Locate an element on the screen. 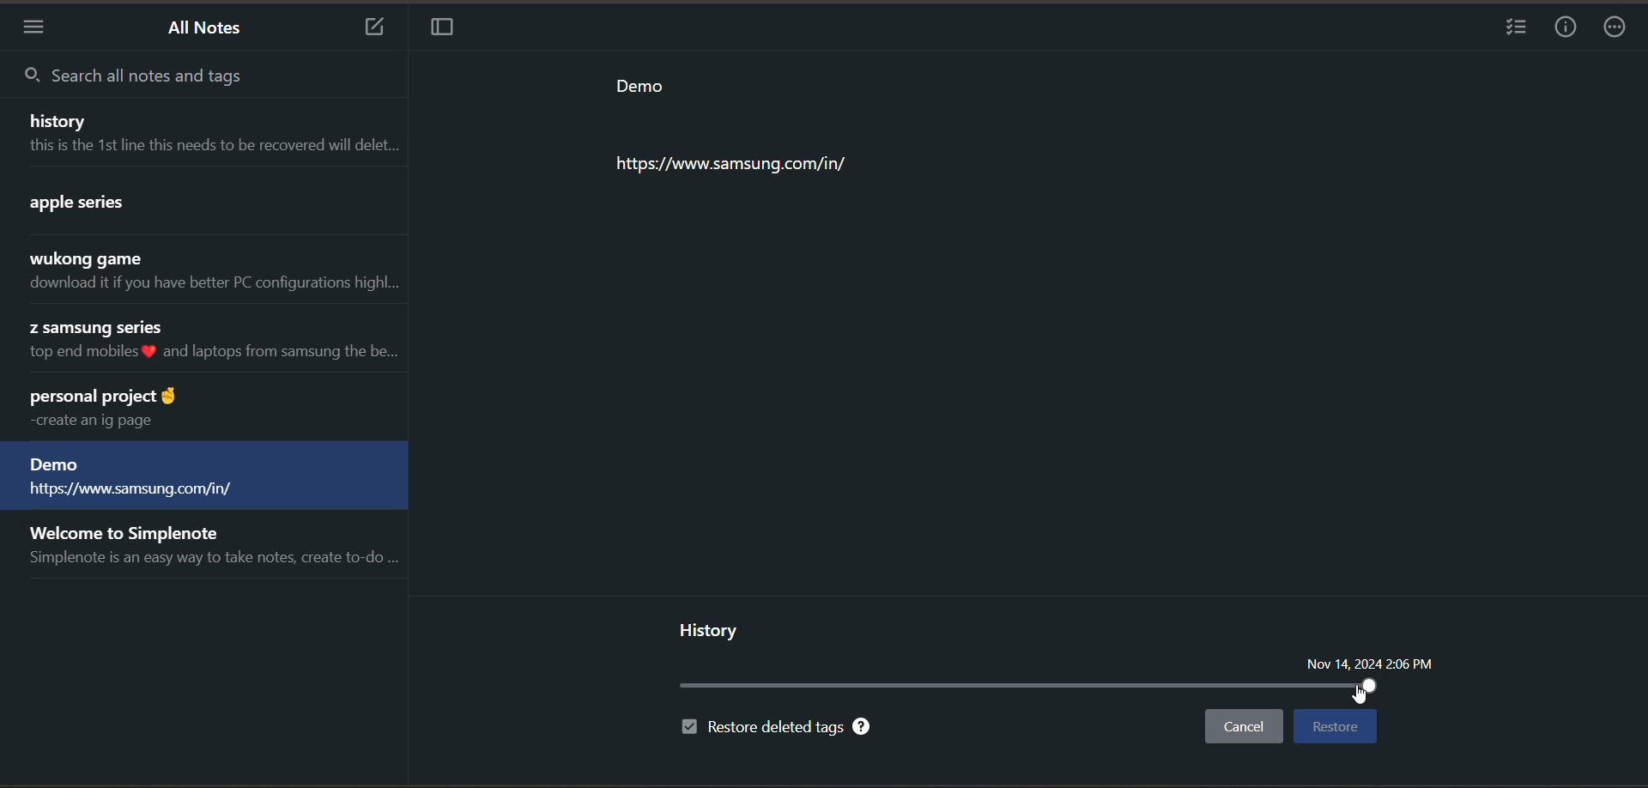 This screenshot has width=1648, height=788. all notes is located at coordinates (209, 29).